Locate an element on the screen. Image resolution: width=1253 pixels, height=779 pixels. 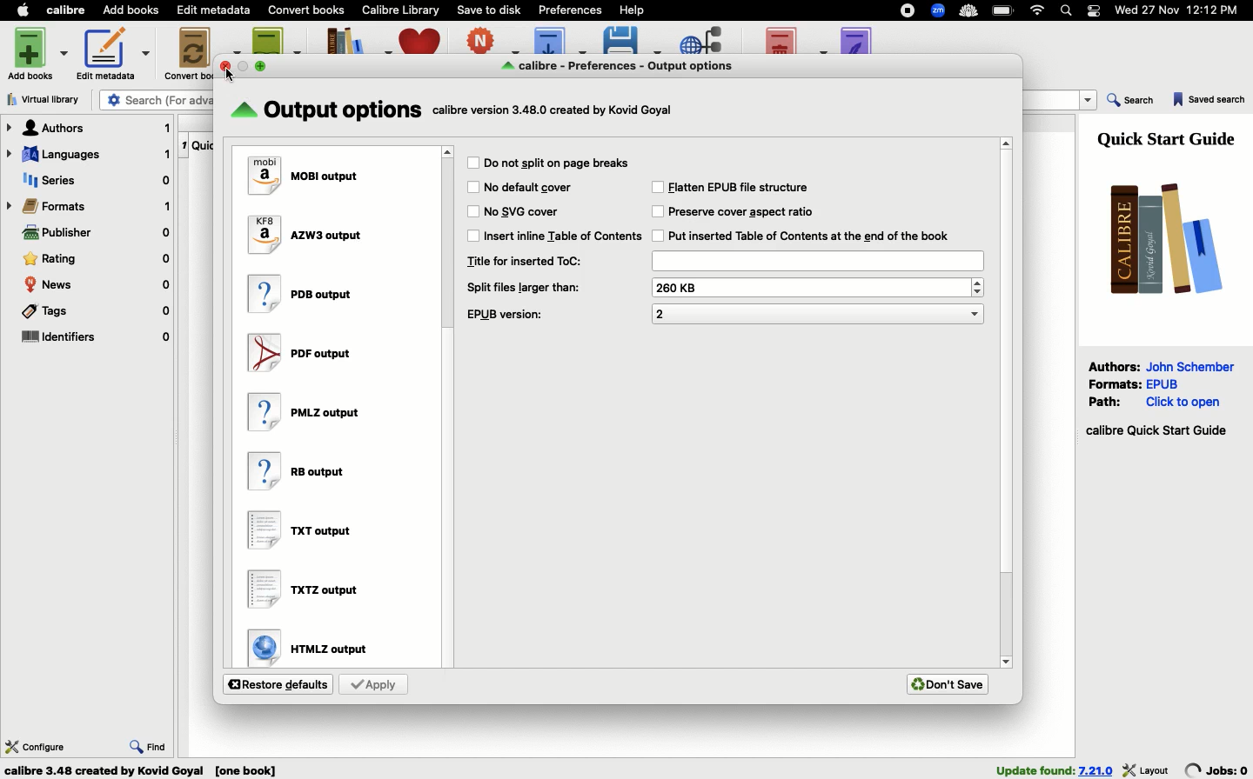
Authors is located at coordinates (1115, 366).